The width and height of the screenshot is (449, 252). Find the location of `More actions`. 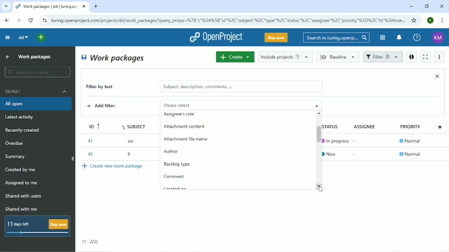

More actions is located at coordinates (440, 57).